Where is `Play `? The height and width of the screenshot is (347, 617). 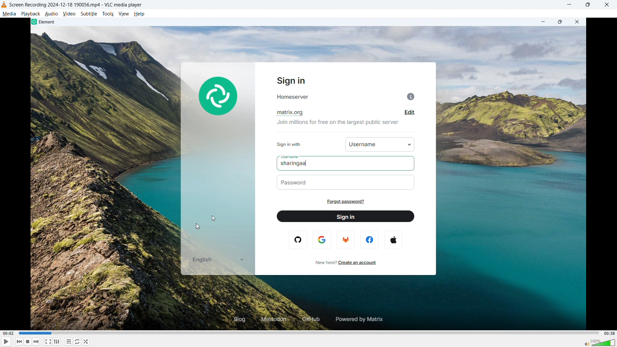 Play  is located at coordinates (6, 342).